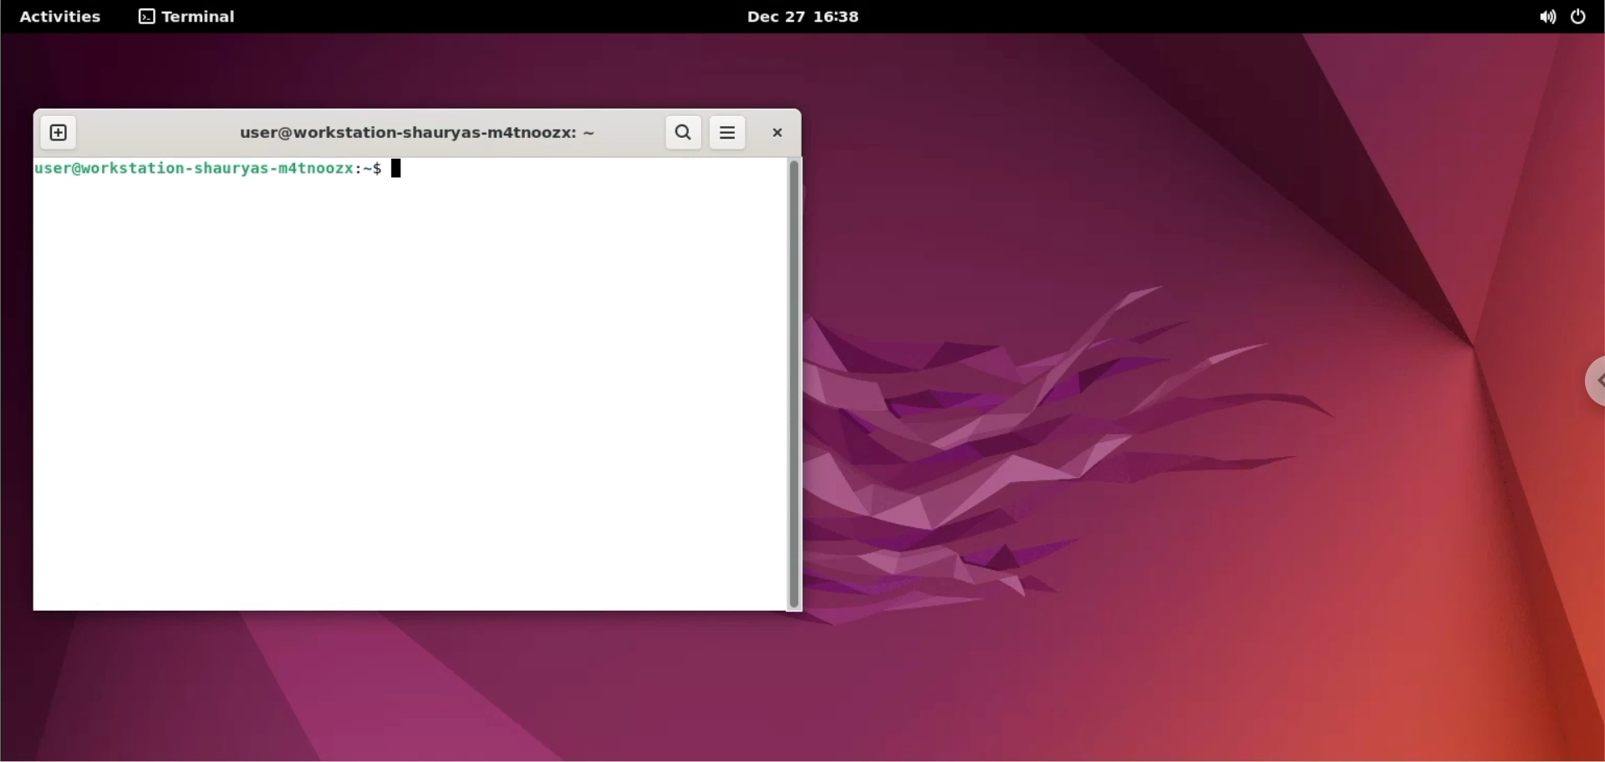 This screenshot has width=1605, height=762. I want to click on scroll bar, so click(797, 389).